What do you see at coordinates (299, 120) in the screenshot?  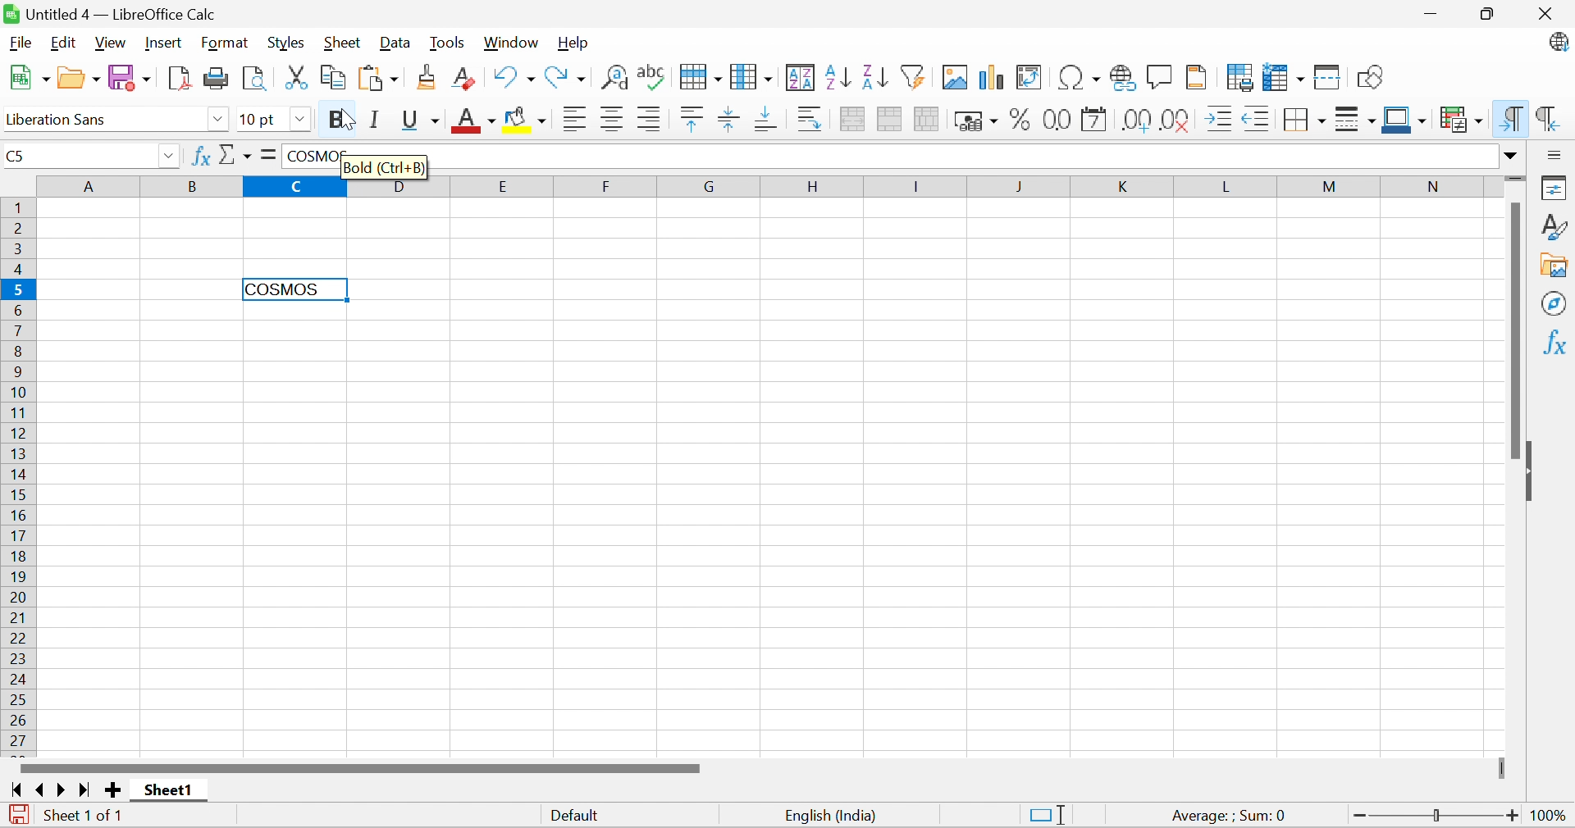 I see `Drop Down` at bounding box center [299, 120].